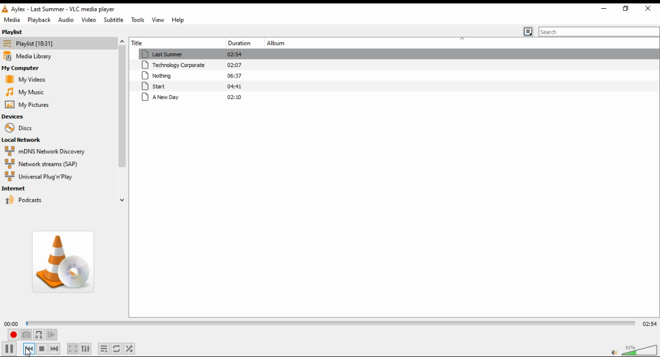 The height and width of the screenshot is (357, 660). What do you see at coordinates (42, 349) in the screenshot?
I see `stop` at bounding box center [42, 349].